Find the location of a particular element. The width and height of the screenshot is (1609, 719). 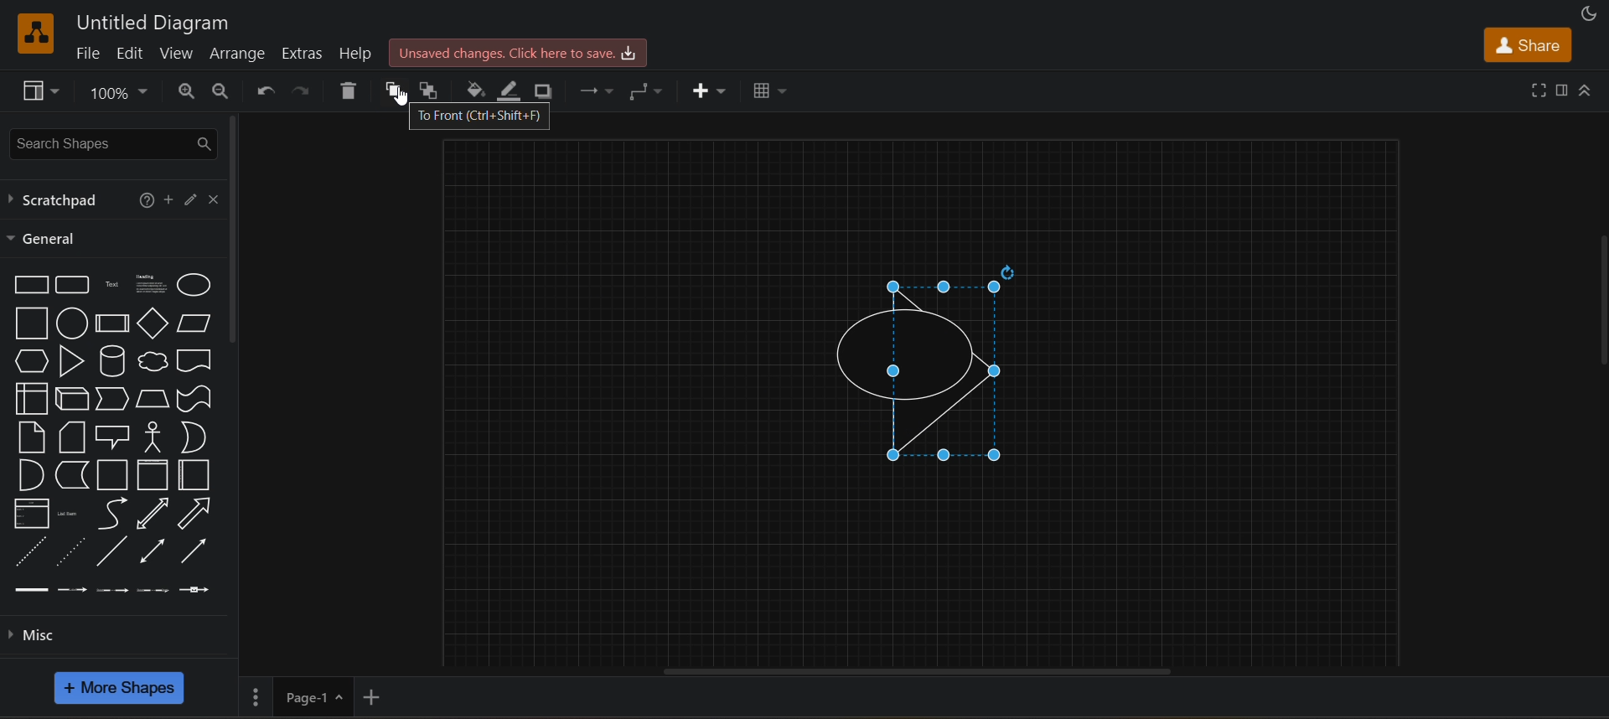

close is located at coordinates (215, 197).